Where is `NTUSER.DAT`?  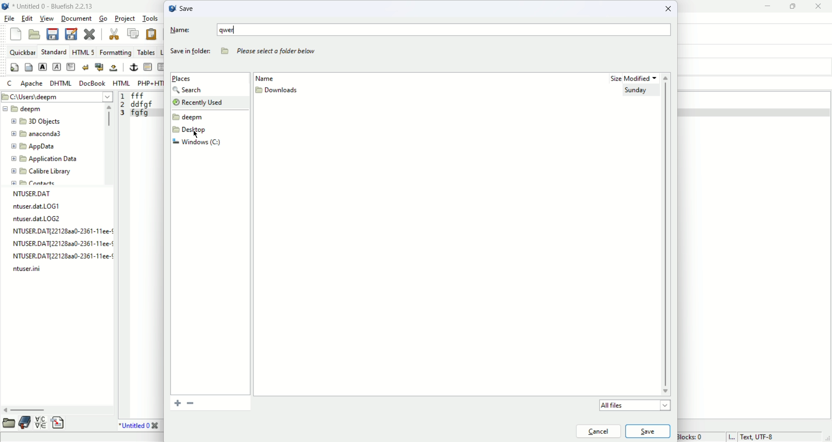 NTUSER.DAT is located at coordinates (29, 194).